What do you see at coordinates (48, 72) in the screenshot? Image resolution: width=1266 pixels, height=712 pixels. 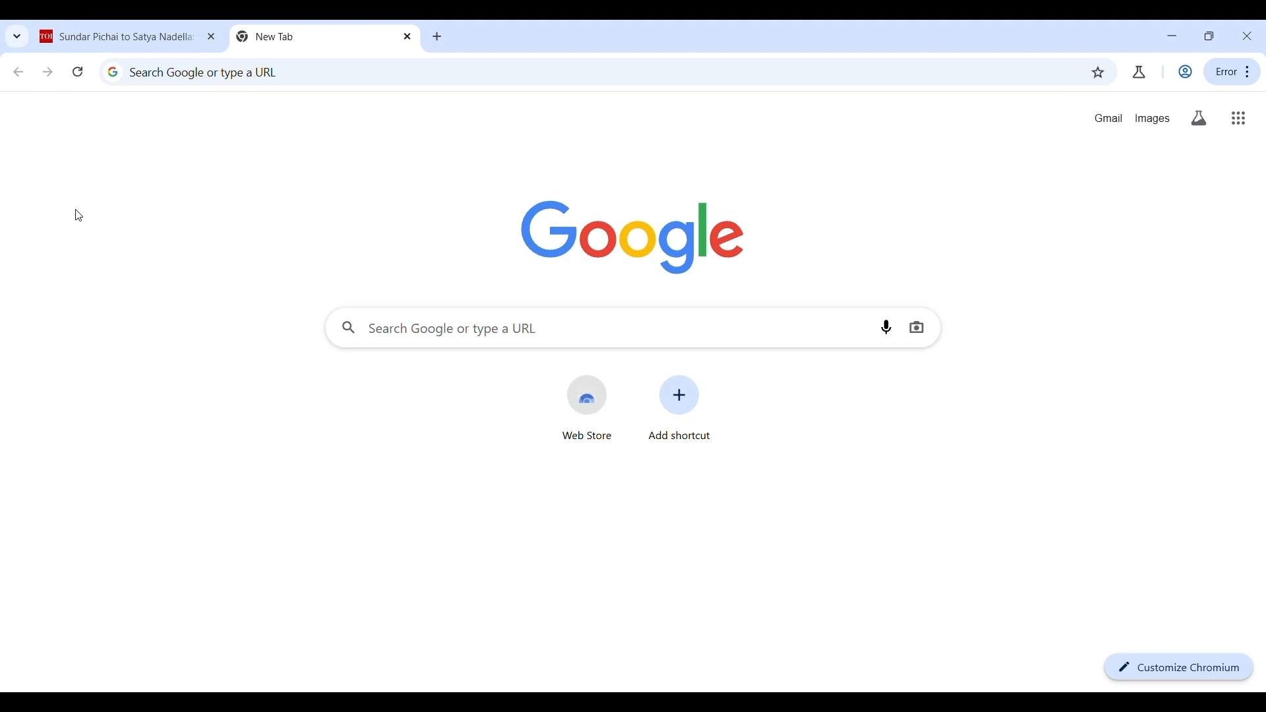 I see `Go forward` at bounding box center [48, 72].